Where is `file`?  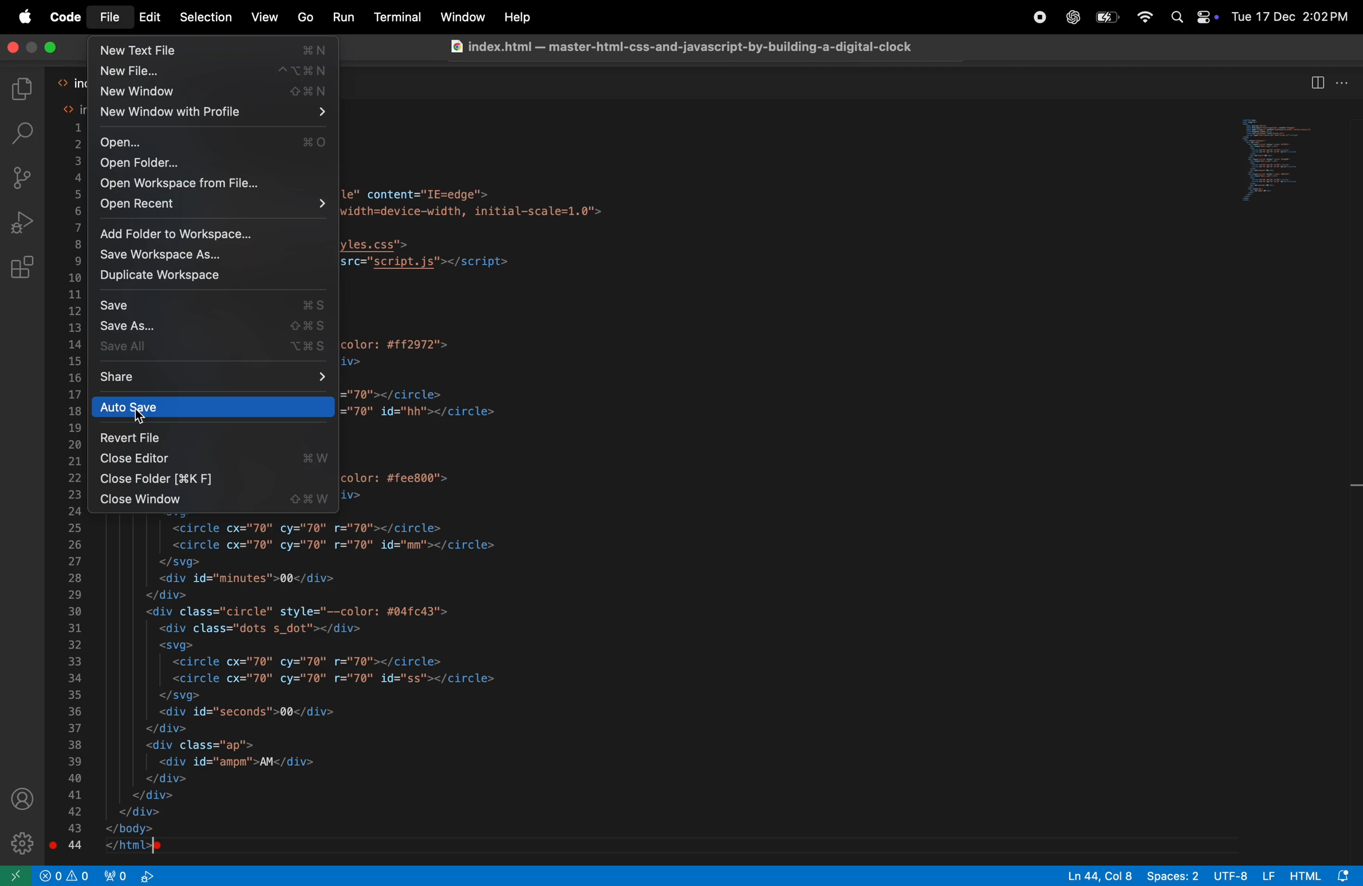
file is located at coordinates (111, 17).